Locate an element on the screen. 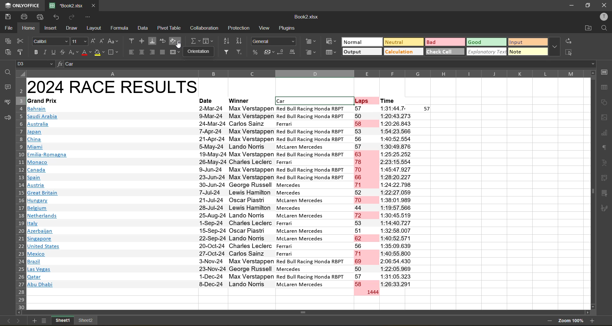 The image size is (612, 326). add new sheet is located at coordinates (33, 321).